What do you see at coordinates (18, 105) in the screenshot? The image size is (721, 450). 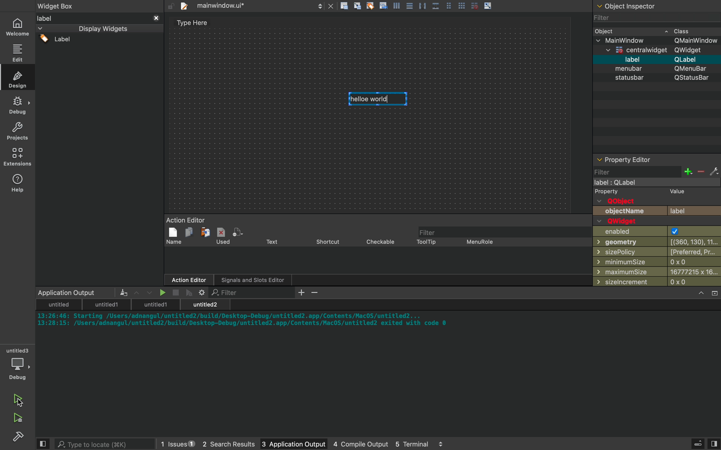 I see `` at bounding box center [18, 105].